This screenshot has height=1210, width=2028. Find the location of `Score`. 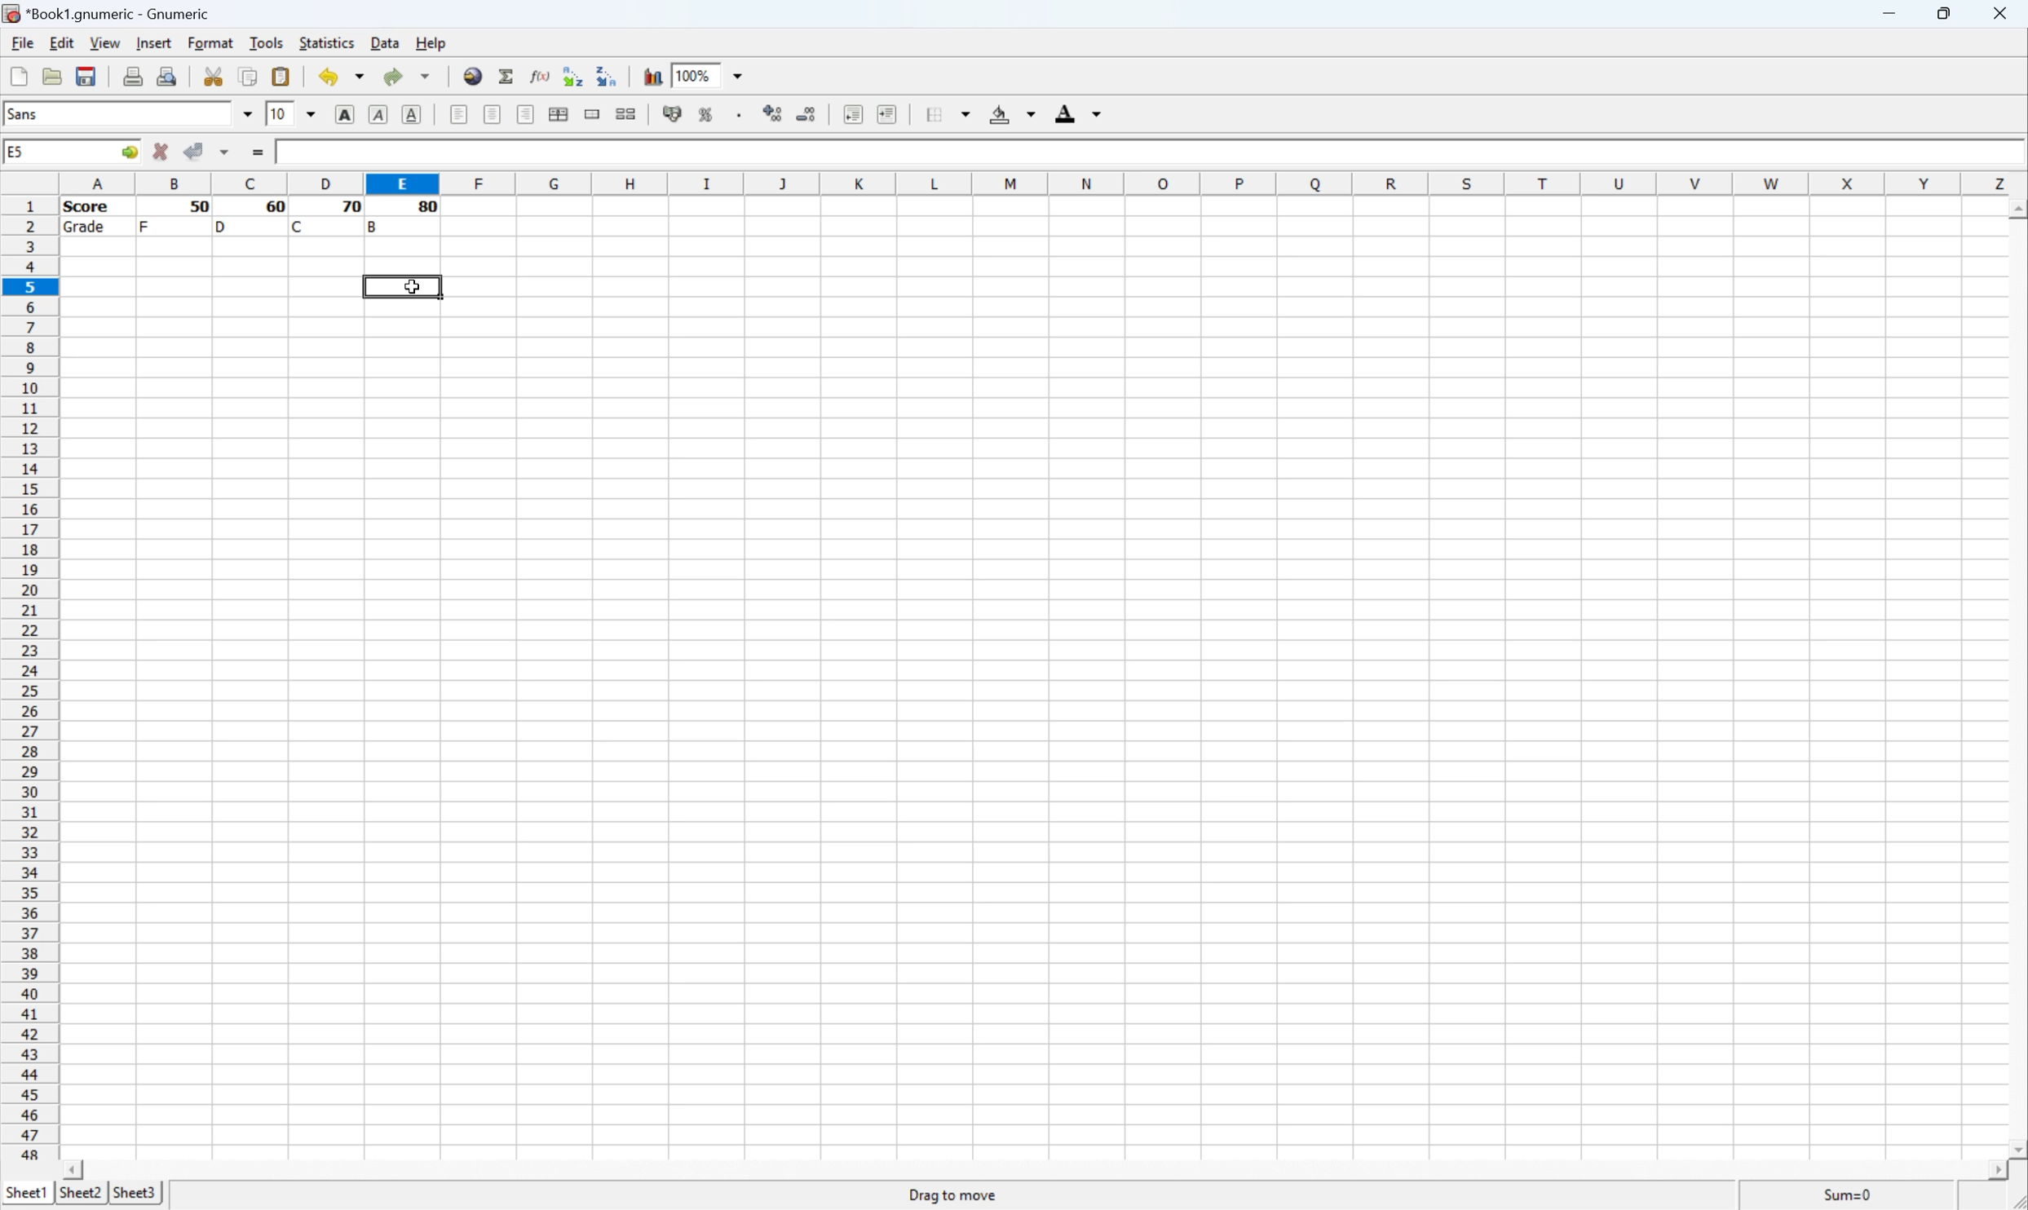

Score is located at coordinates (298, 149).